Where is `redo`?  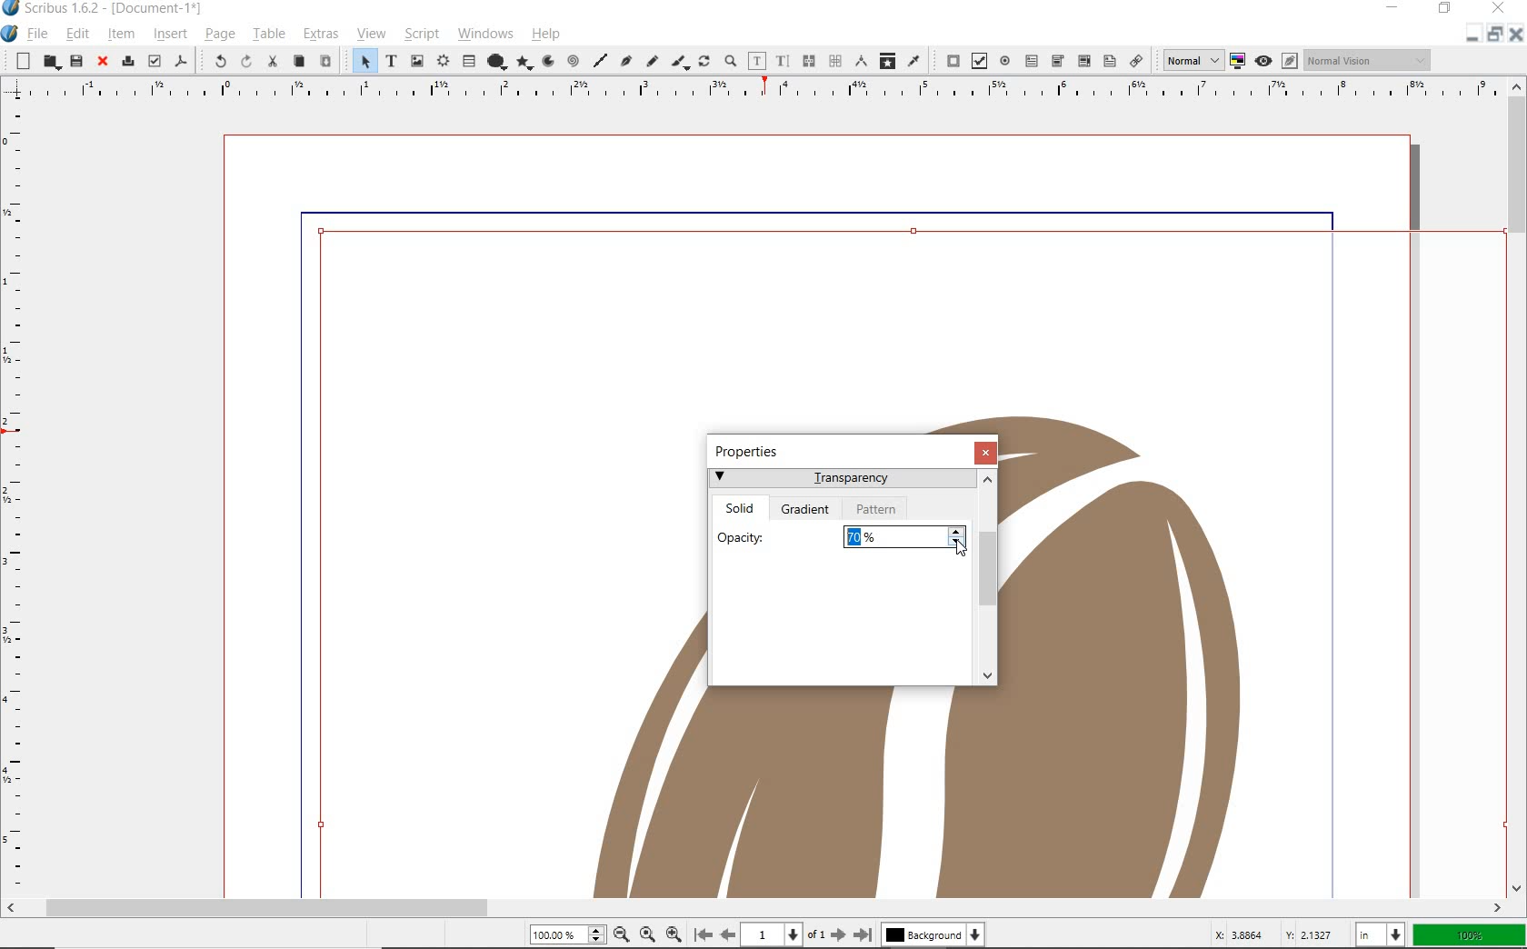
redo is located at coordinates (246, 61).